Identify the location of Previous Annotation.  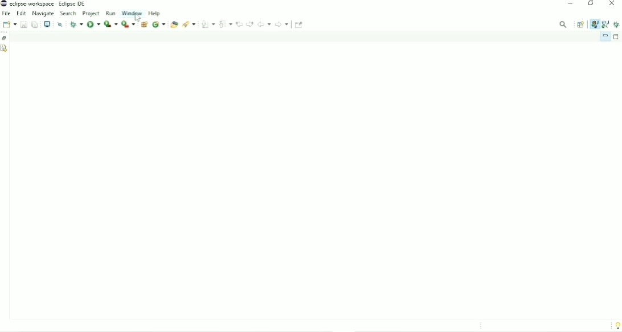
(226, 23).